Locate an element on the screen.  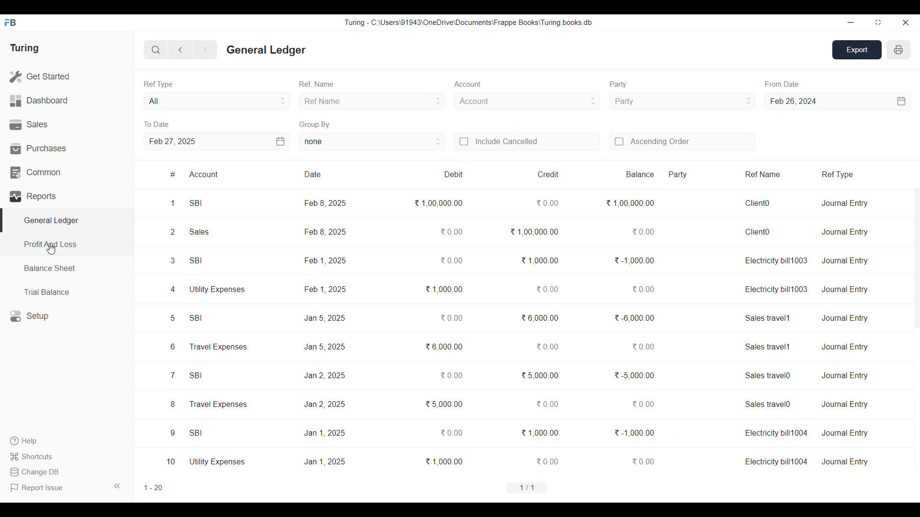
0.00 is located at coordinates (547, 404).